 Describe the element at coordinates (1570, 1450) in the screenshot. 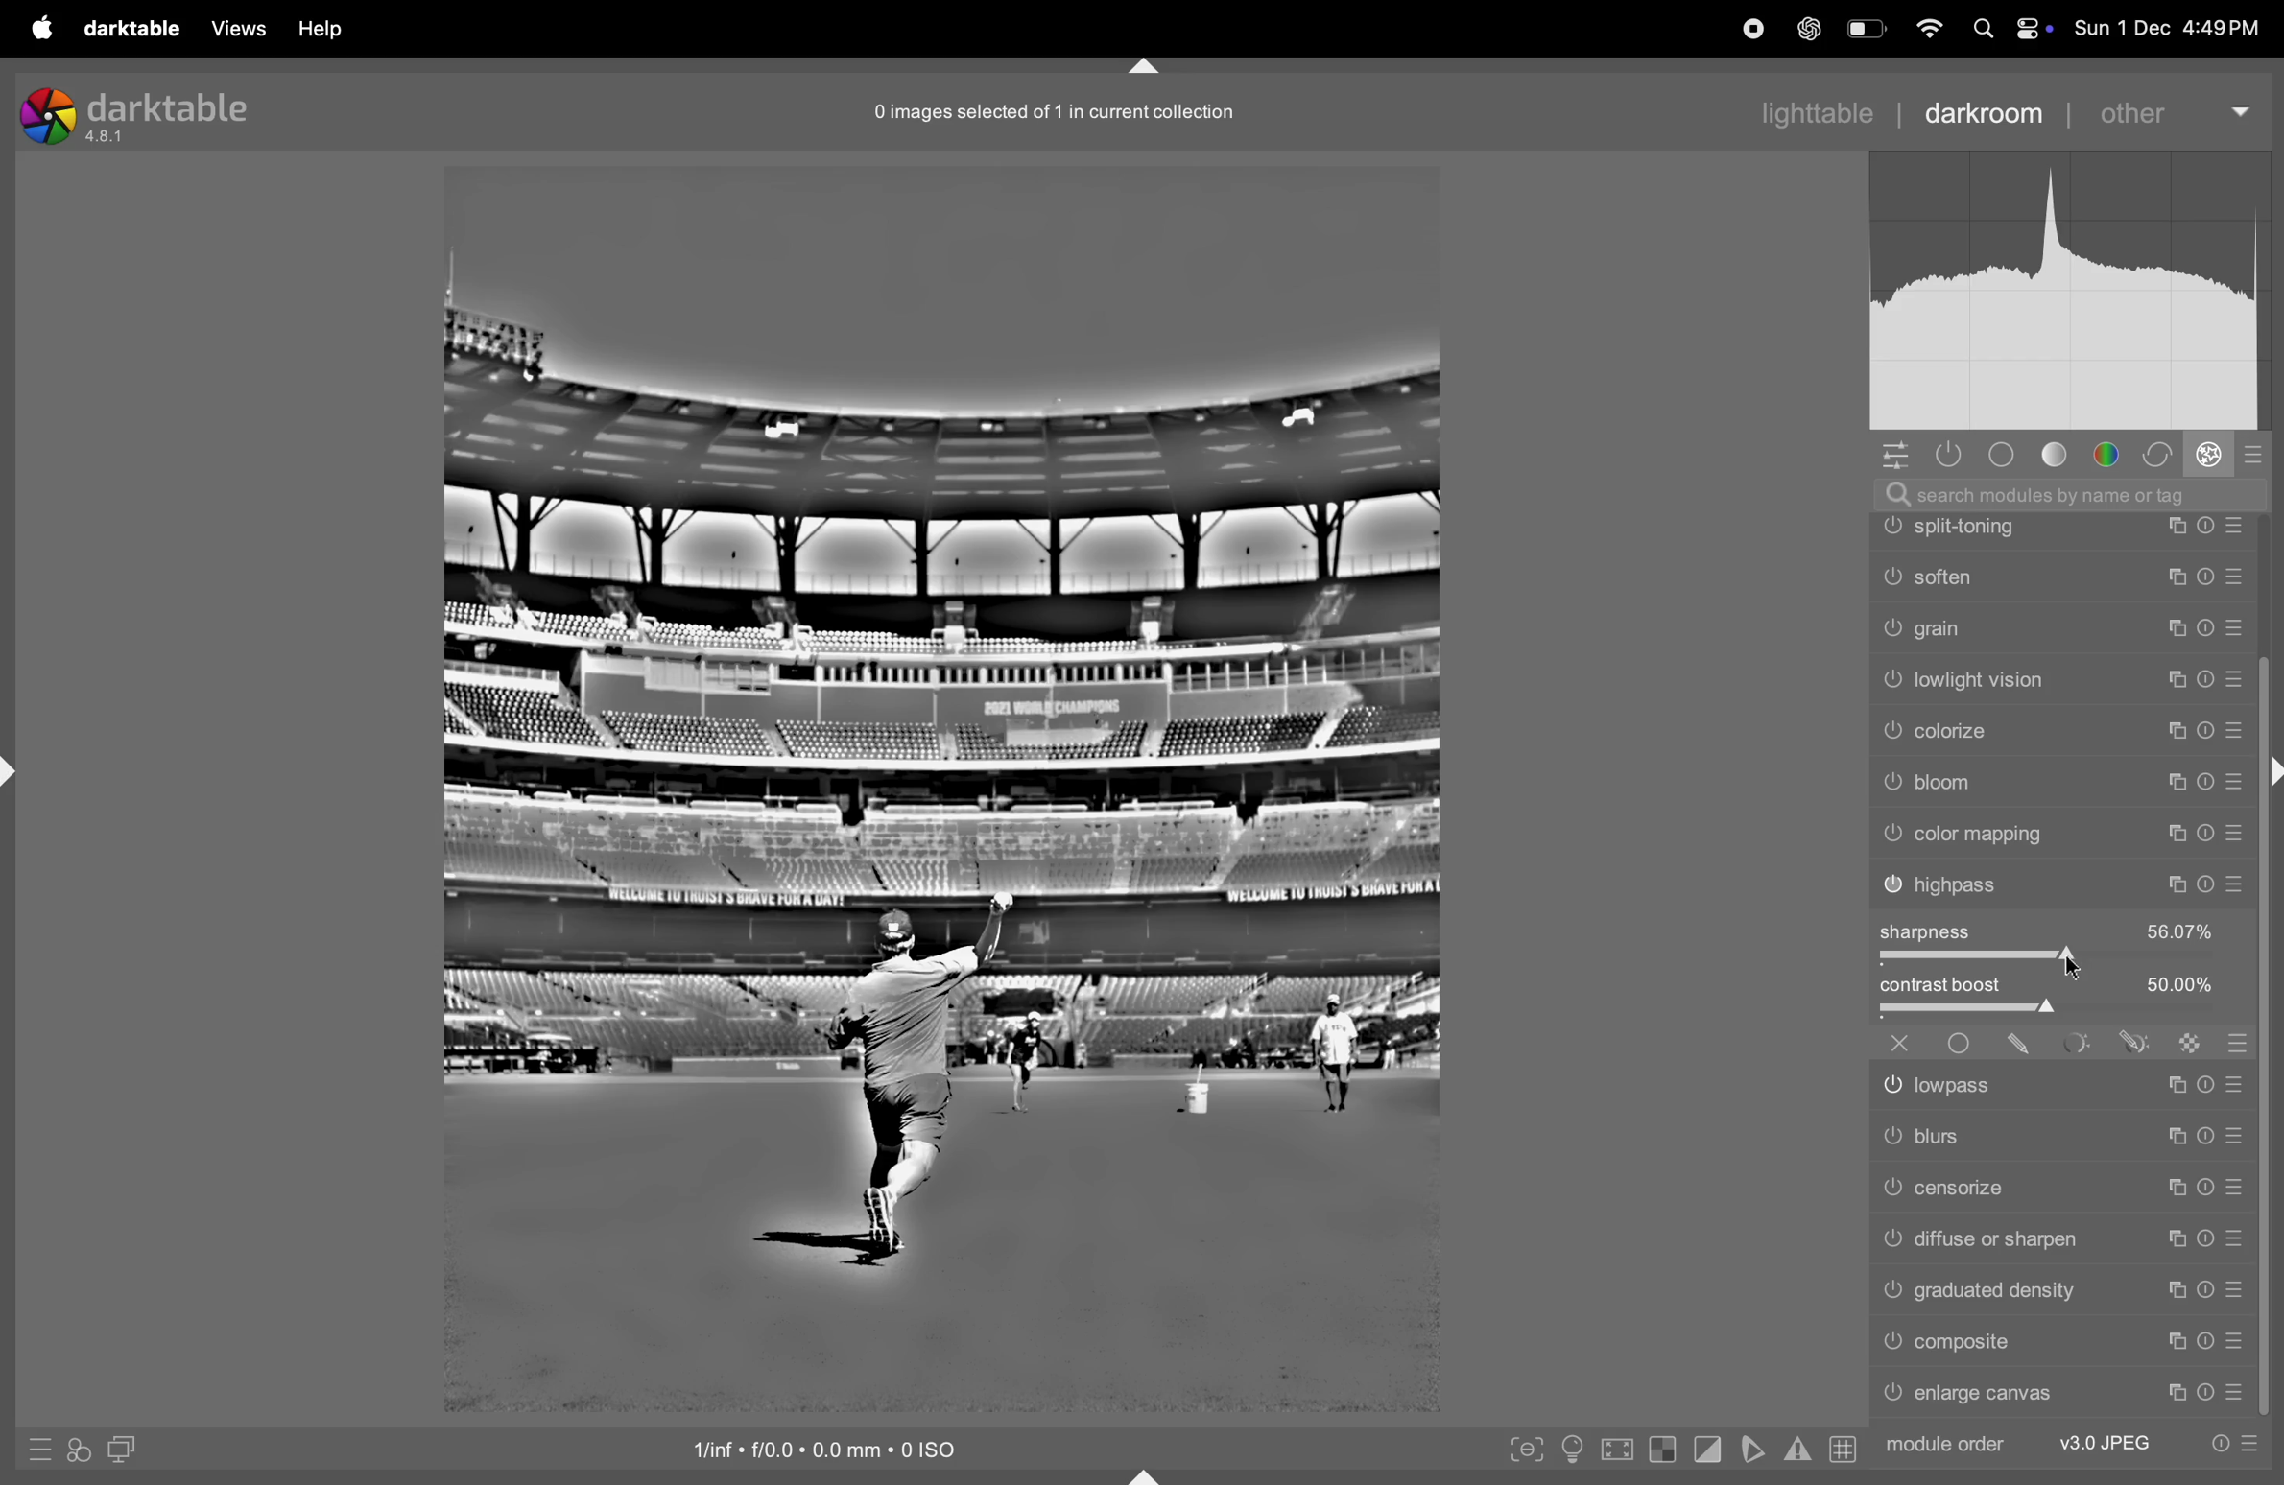

I see `toggle iso` at that location.